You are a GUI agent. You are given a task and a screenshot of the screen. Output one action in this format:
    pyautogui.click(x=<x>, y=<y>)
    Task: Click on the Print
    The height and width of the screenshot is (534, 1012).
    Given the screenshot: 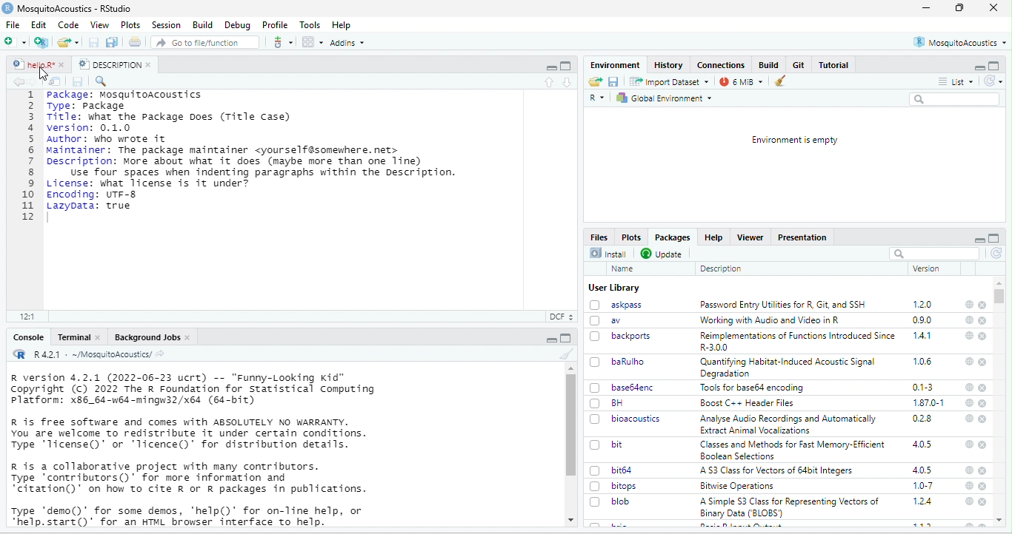 What is the action you would take?
    pyautogui.click(x=136, y=41)
    